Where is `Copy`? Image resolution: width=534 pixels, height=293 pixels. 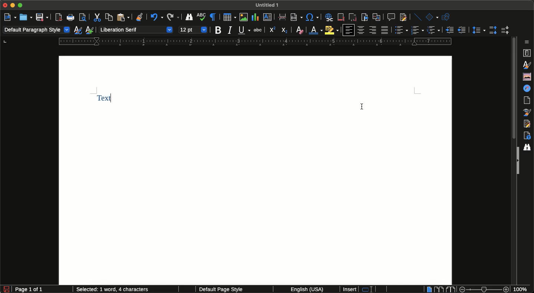 Copy is located at coordinates (108, 17).